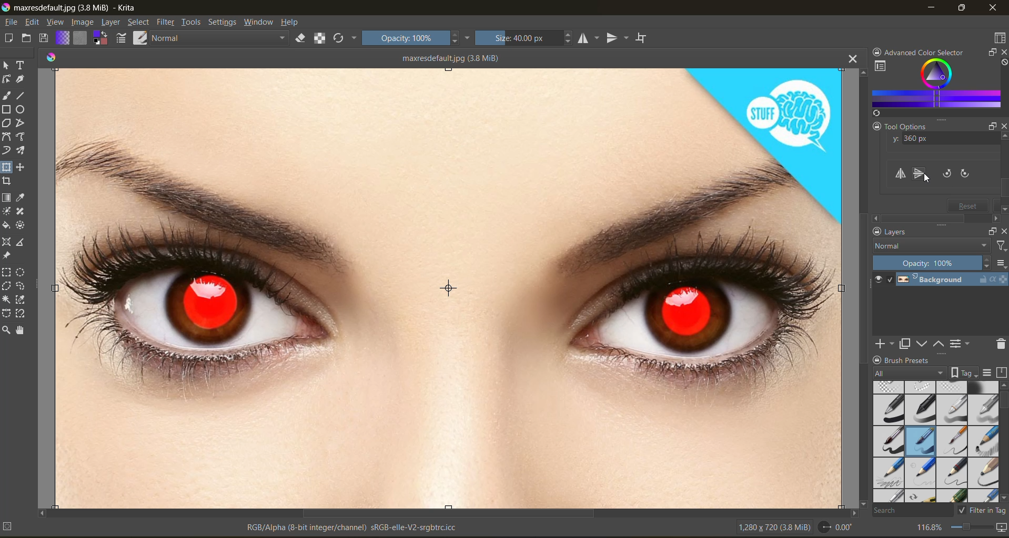 This screenshot has width=1009, height=538. I want to click on zoom factor, so click(931, 529).